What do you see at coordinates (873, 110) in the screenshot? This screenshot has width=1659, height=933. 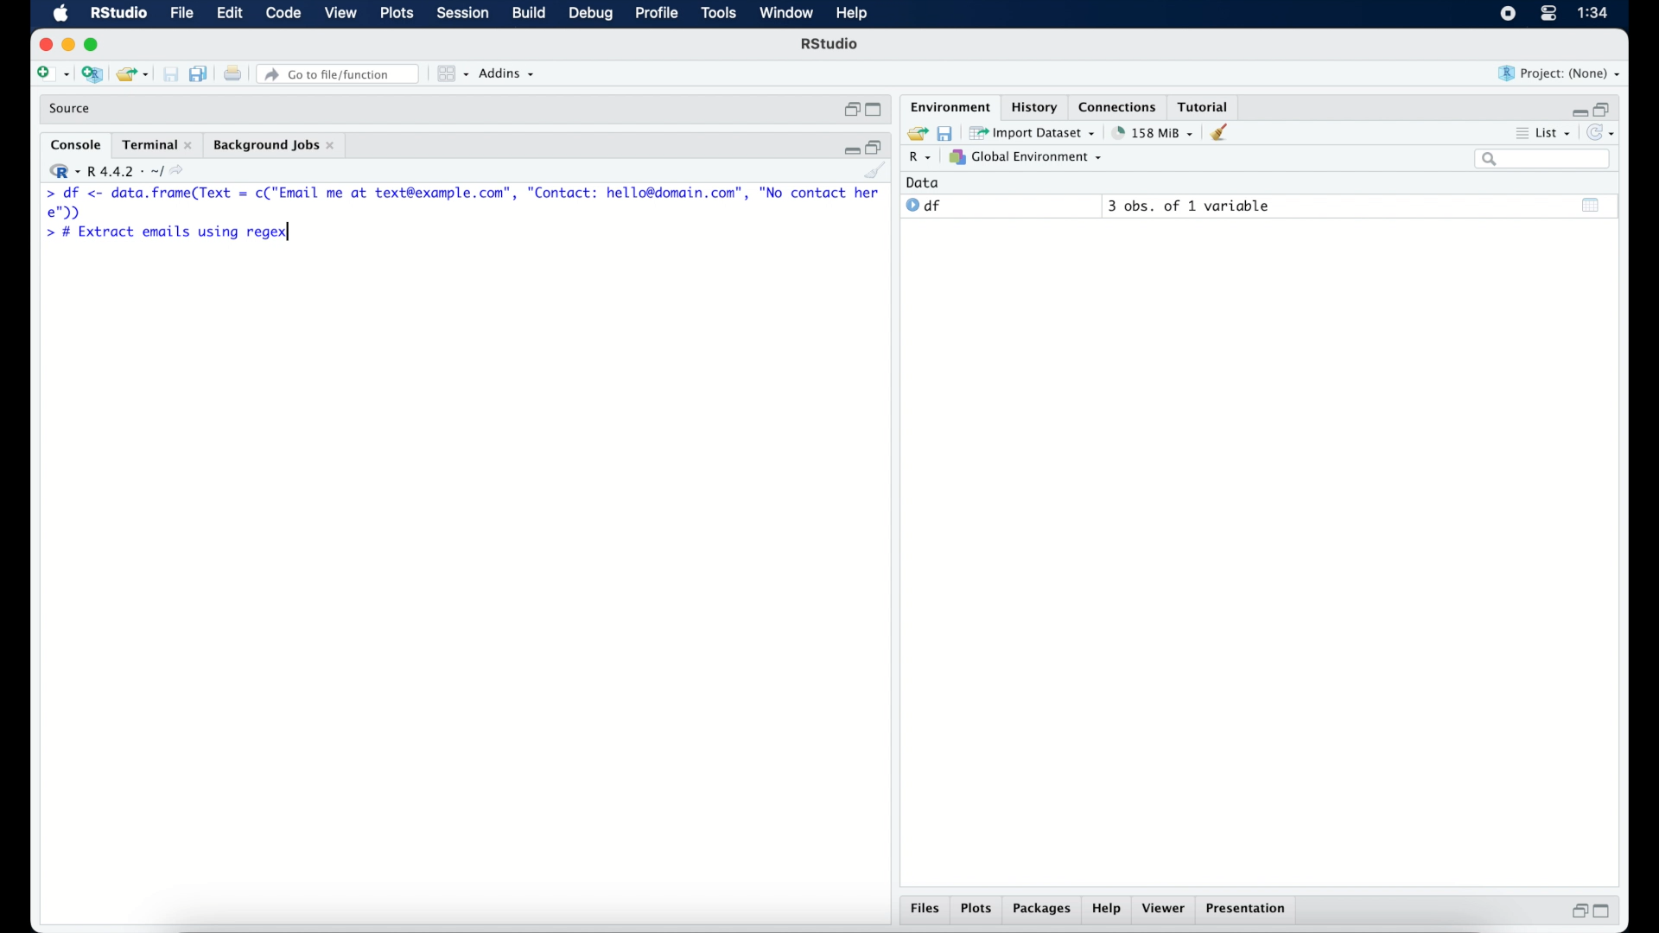 I see `maximize` at bounding box center [873, 110].